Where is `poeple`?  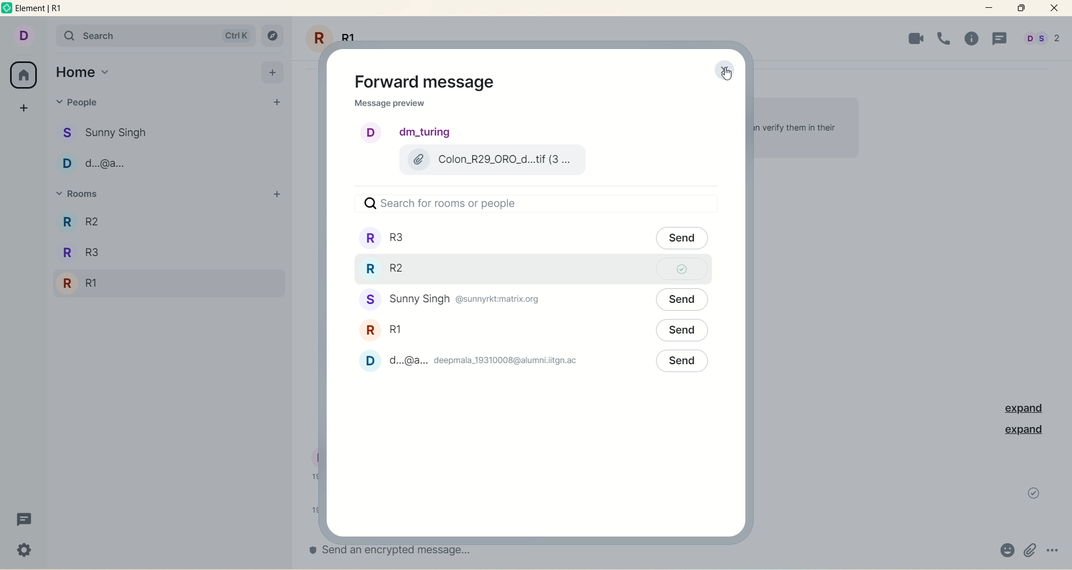 poeple is located at coordinates (104, 166).